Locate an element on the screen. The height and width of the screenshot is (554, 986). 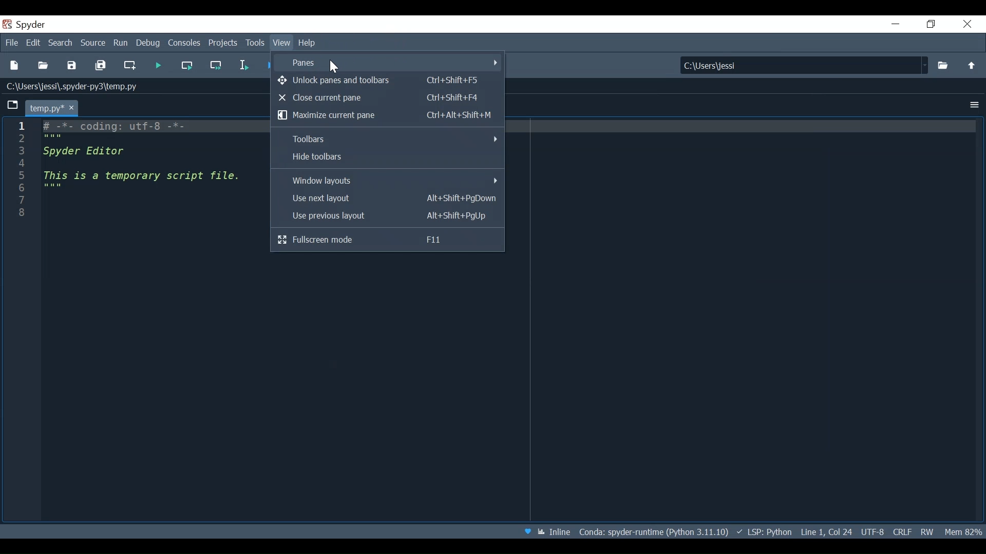
Run is located at coordinates (120, 43).